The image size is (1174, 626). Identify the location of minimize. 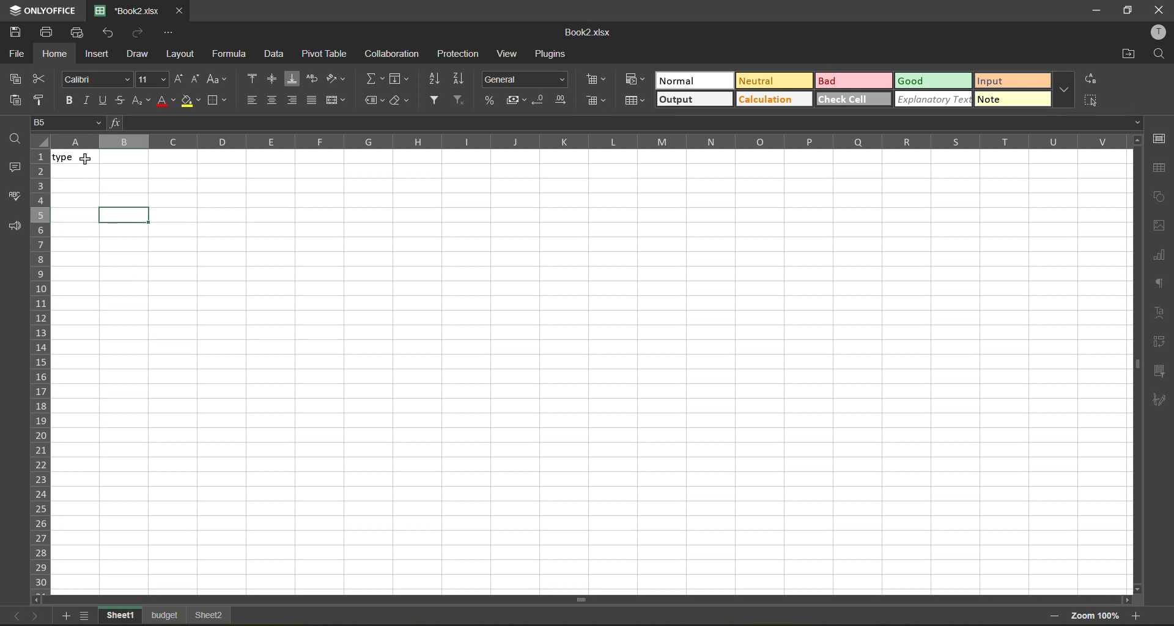
(1097, 12).